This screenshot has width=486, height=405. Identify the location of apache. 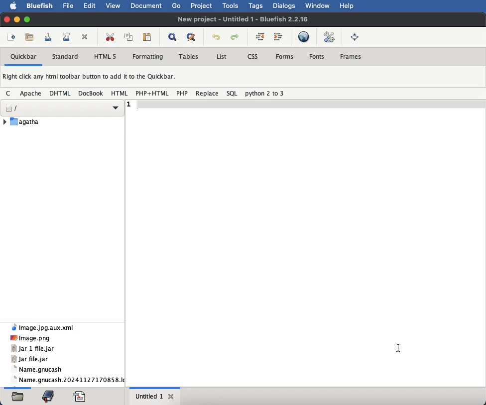
(32, 93).